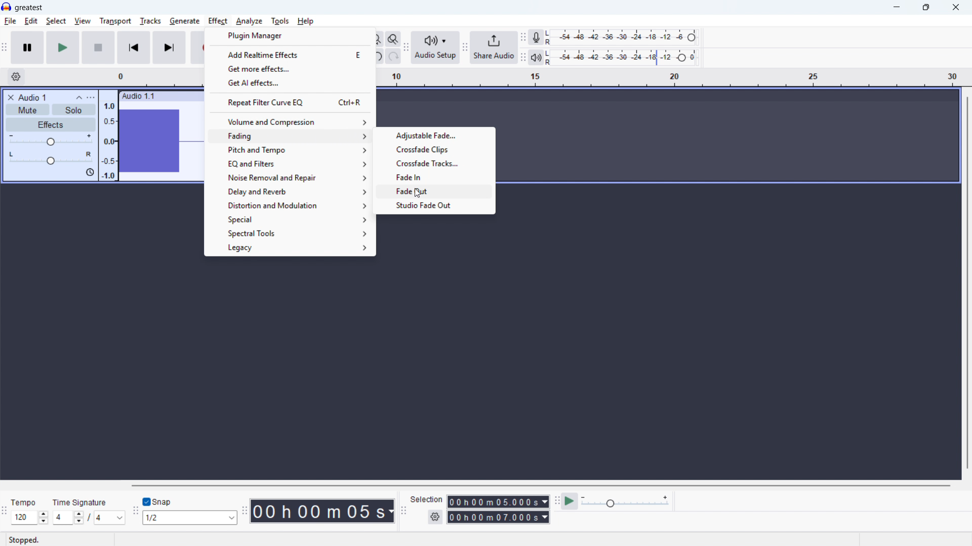 This screenshot has height=546, width=972. I want to click on transport toolbar, so click(5, 49).